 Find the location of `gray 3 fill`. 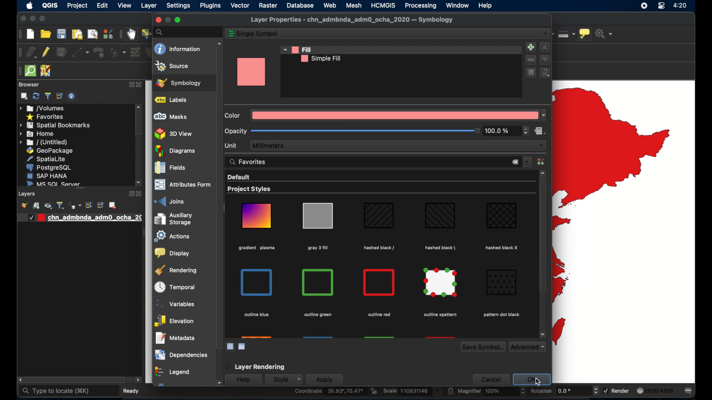

gray 3 fill is located at coordinates (317, 247).